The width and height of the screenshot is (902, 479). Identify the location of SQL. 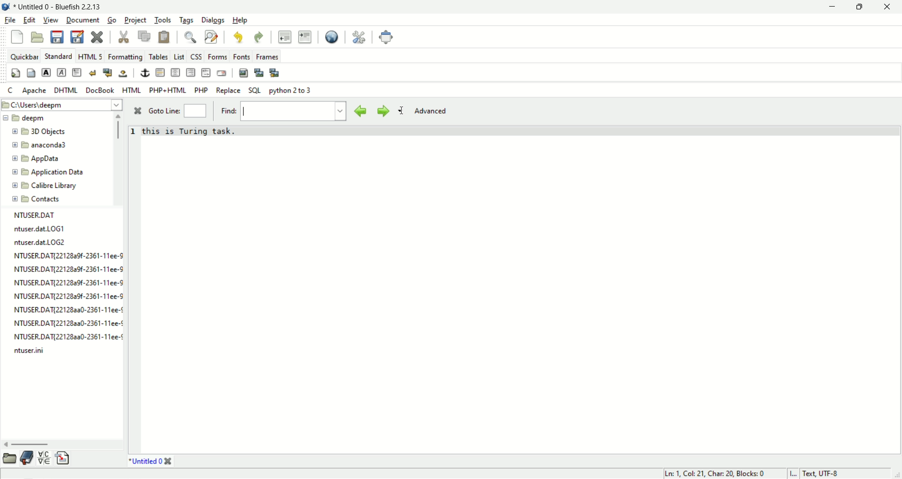
(255, 90).